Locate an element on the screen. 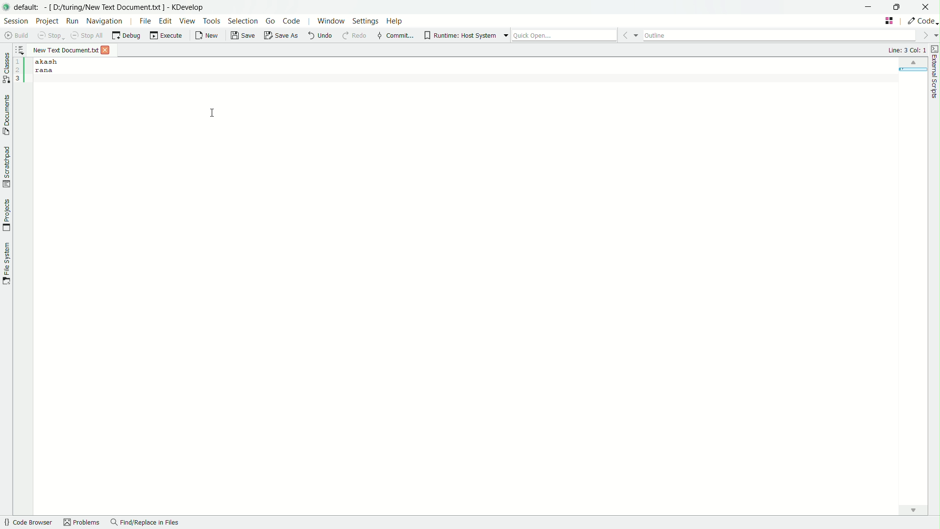 The height and width of the screenshot is (529, 940). new text document is located at coordinates (65, 49).